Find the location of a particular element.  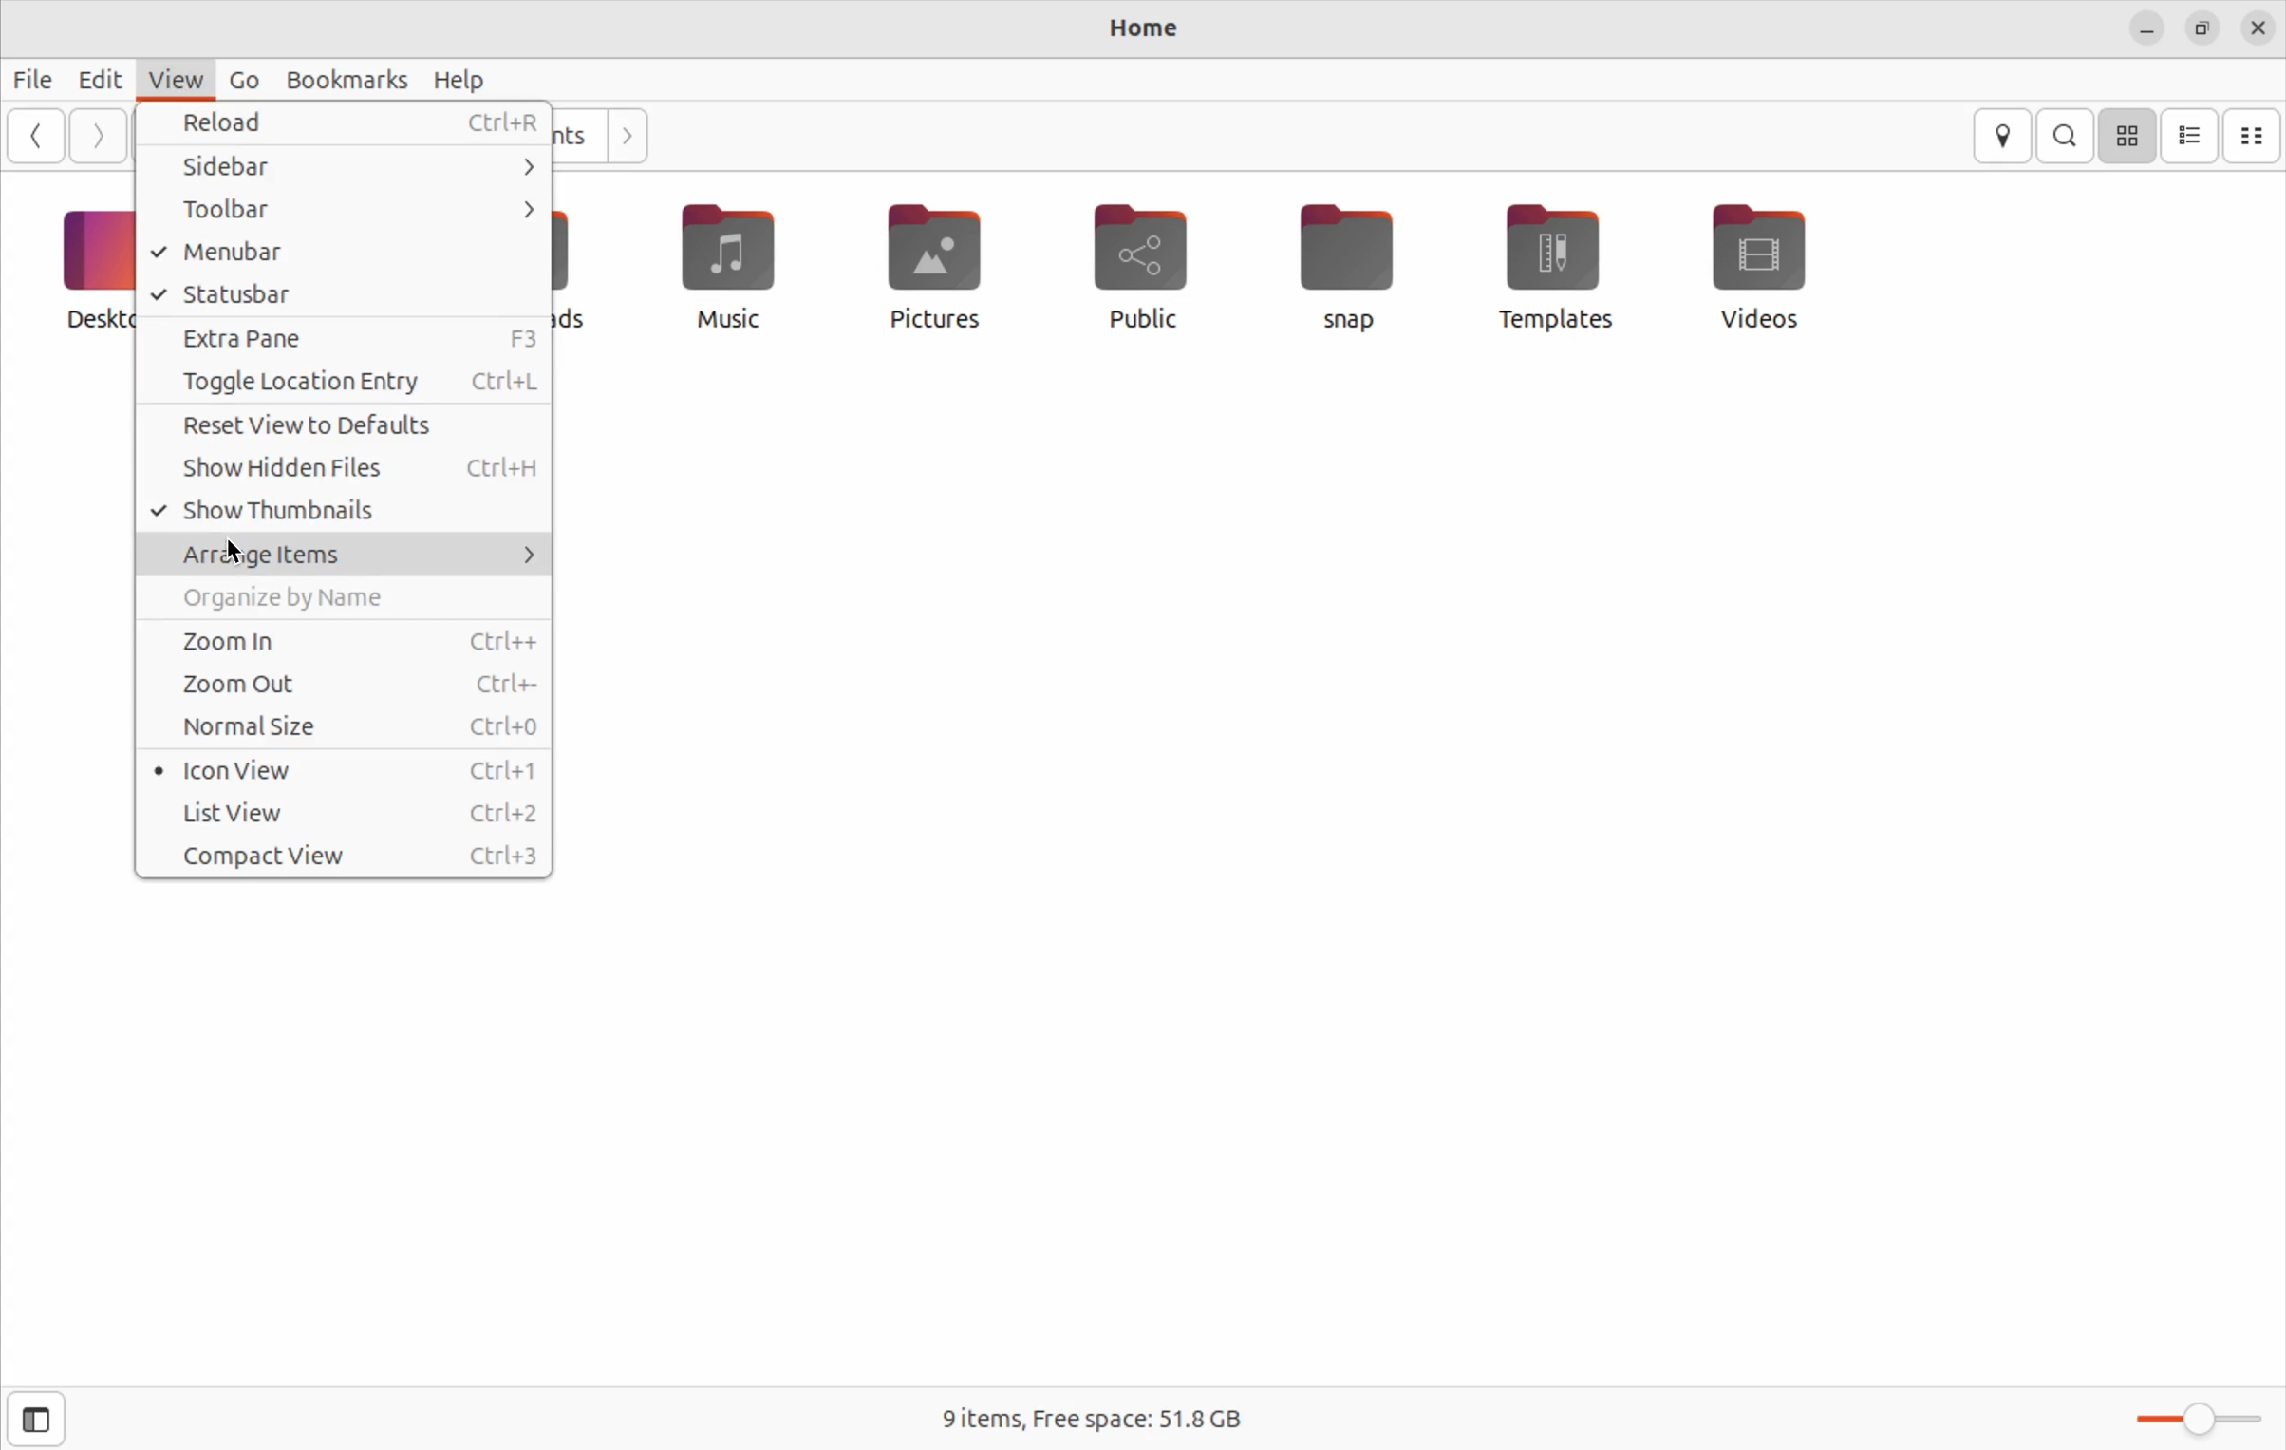

close files is located at coordinates (2257, 29).